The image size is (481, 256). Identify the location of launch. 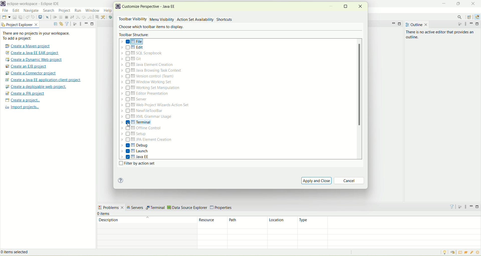
(135, 152).